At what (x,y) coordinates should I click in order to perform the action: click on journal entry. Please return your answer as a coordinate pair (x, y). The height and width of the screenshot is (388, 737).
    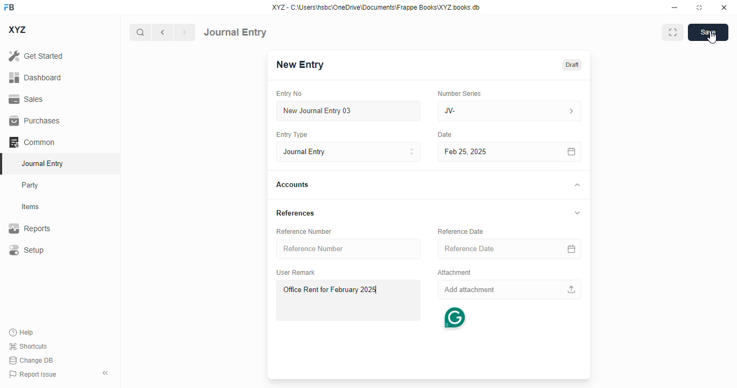
    Looking at the image, I should click on (235, 32).